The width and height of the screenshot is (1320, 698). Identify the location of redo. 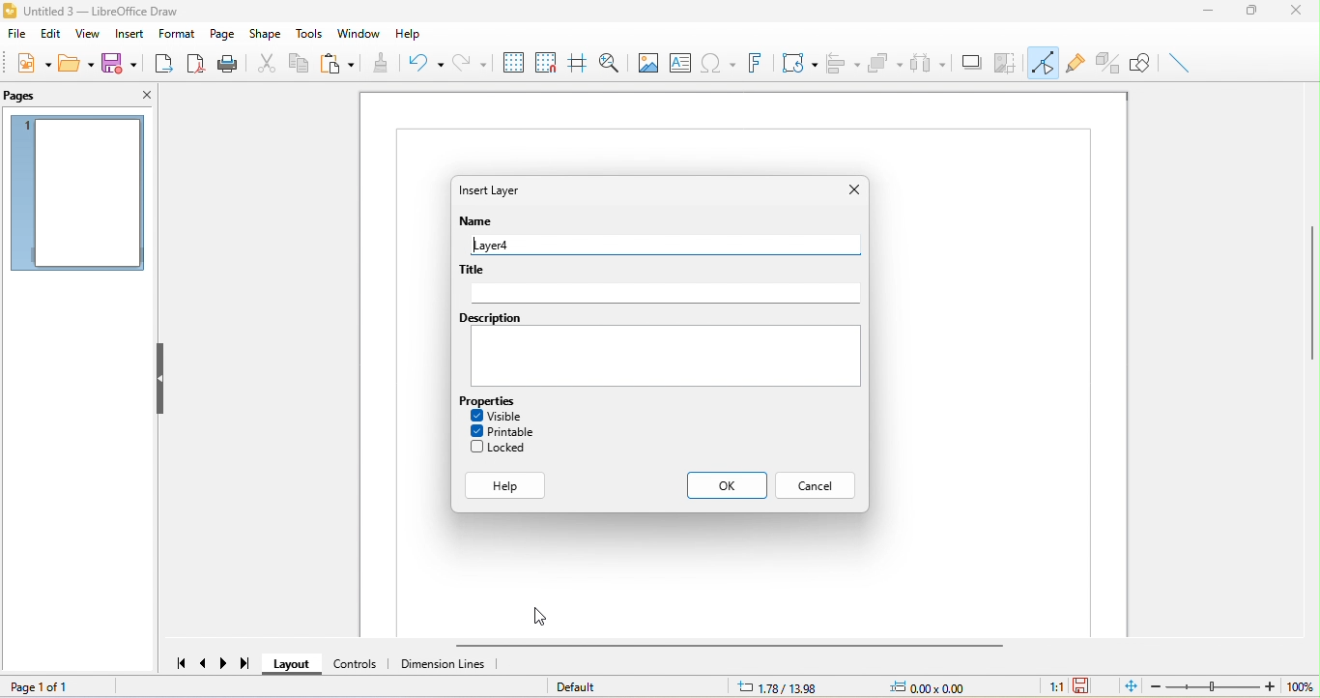
(469, 61).